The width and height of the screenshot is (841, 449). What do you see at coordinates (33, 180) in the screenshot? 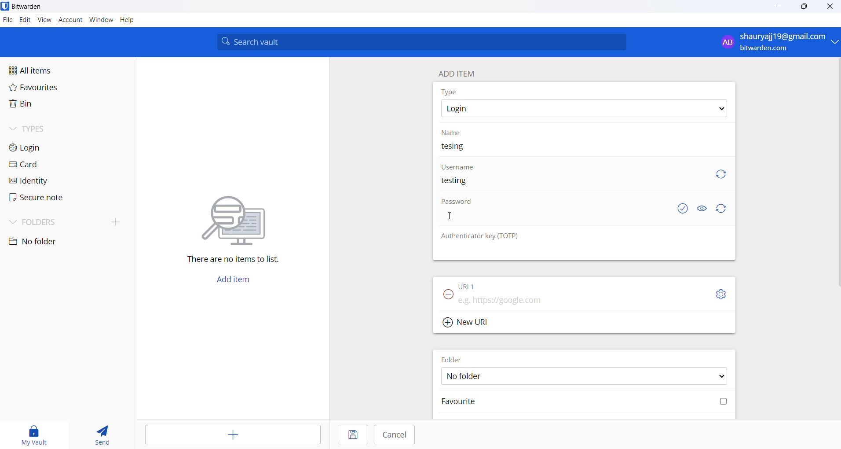
I see `identity` at bounding box center [33, 180].